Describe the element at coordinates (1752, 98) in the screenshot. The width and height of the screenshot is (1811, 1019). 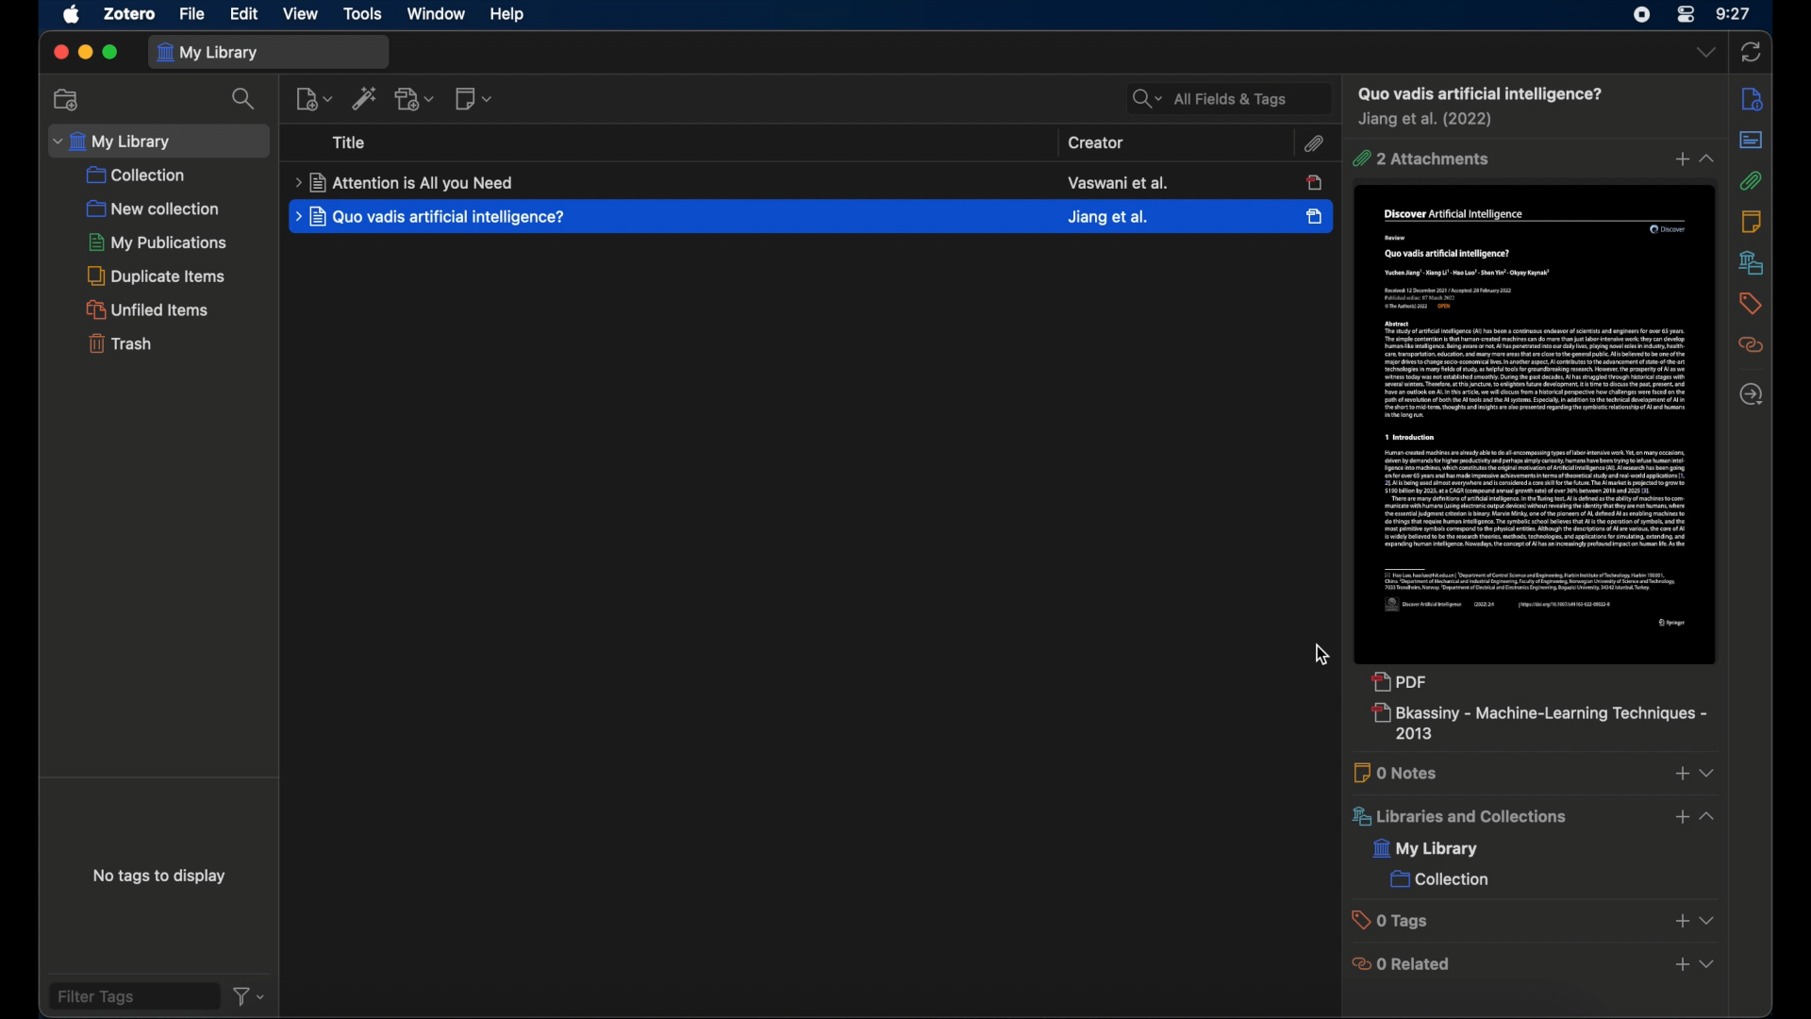
I see `info` at that location.